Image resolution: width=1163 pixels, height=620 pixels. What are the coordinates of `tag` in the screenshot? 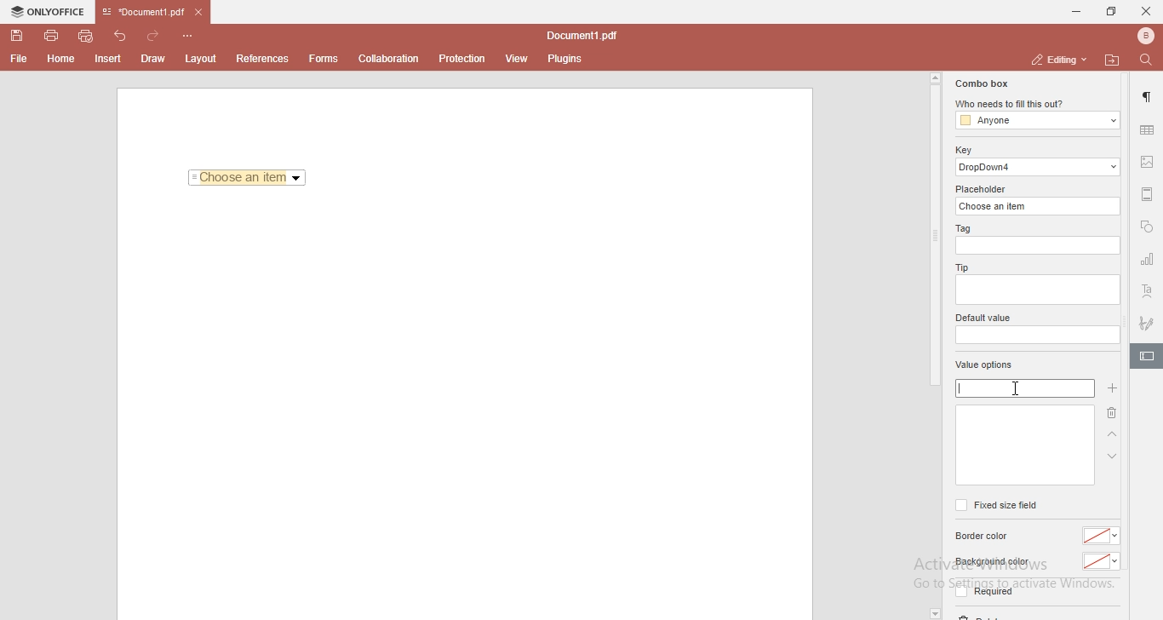 It's located at (961, 229).